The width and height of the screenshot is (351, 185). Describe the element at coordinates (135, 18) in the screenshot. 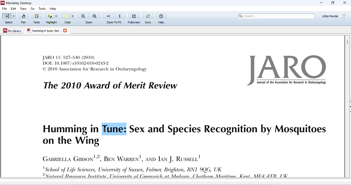

I see `fullscreen` at that location.